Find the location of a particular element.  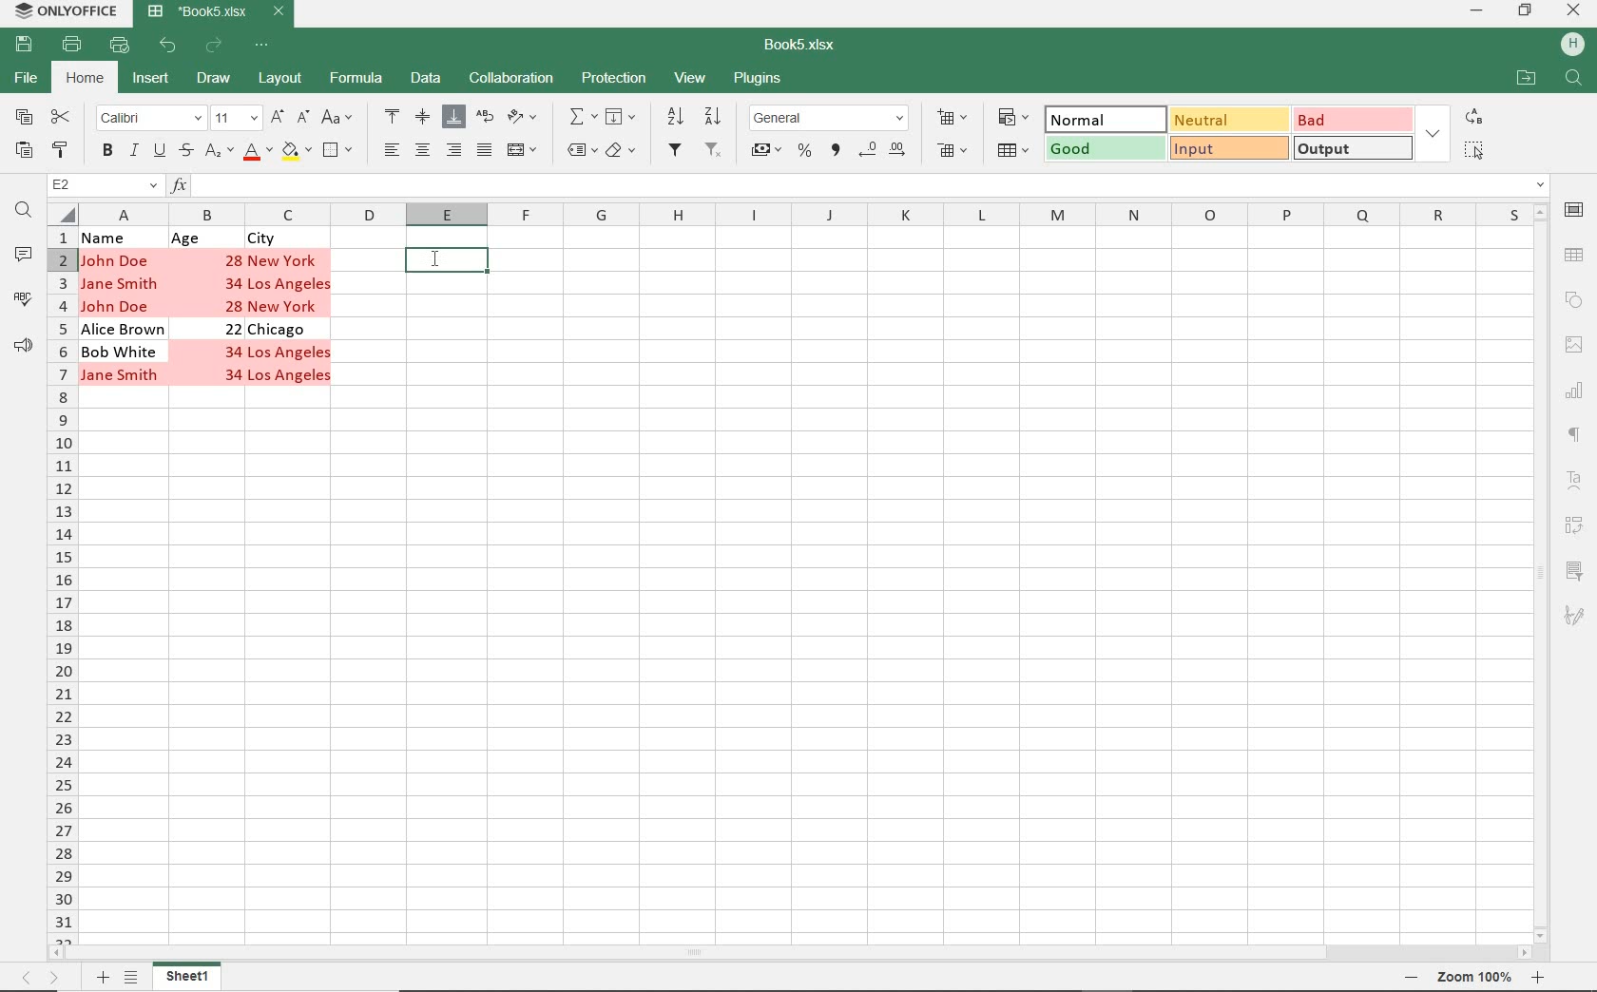

INPUT is located at coordinates (1228, 147).